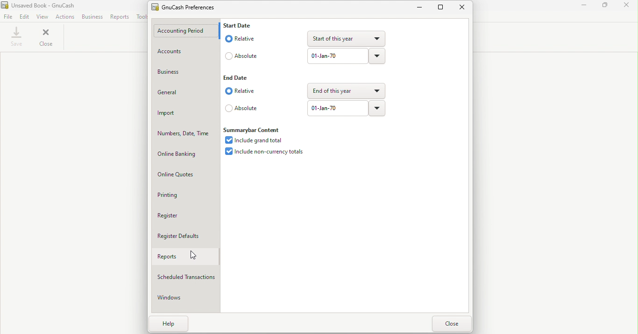  What do you see at coordinates (120, 16) in the screenshot?
I see `Reports` at bounding box center [120, 16].